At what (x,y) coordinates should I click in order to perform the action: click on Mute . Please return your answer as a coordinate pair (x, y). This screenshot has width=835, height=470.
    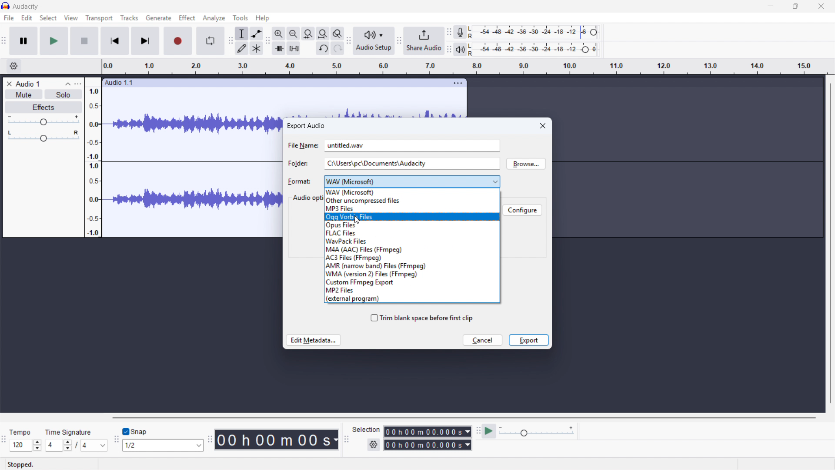
    Looking at the image, I should click on (23, 94).